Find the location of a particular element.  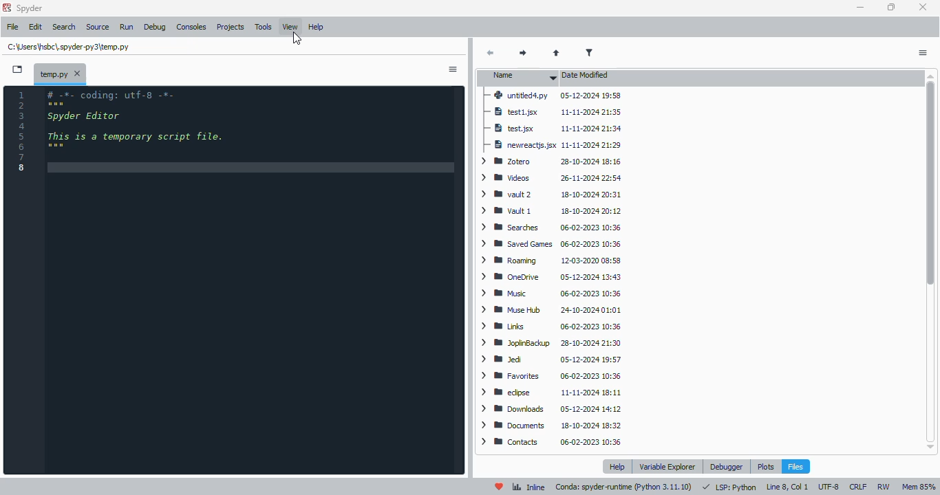

filter filenames is located at coordinates (590, 53).